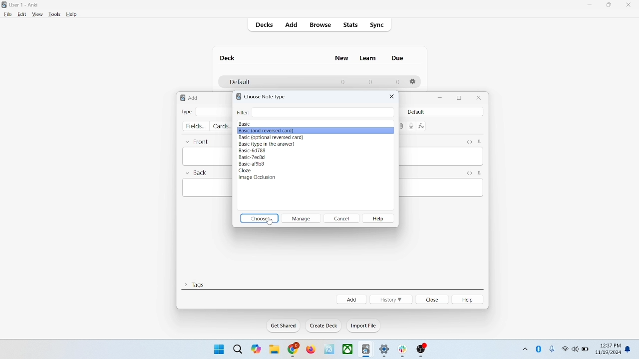  What do you see at coordinates (260, 218) in the screenshot?
I see `choose` at bounding box center [260, 218].